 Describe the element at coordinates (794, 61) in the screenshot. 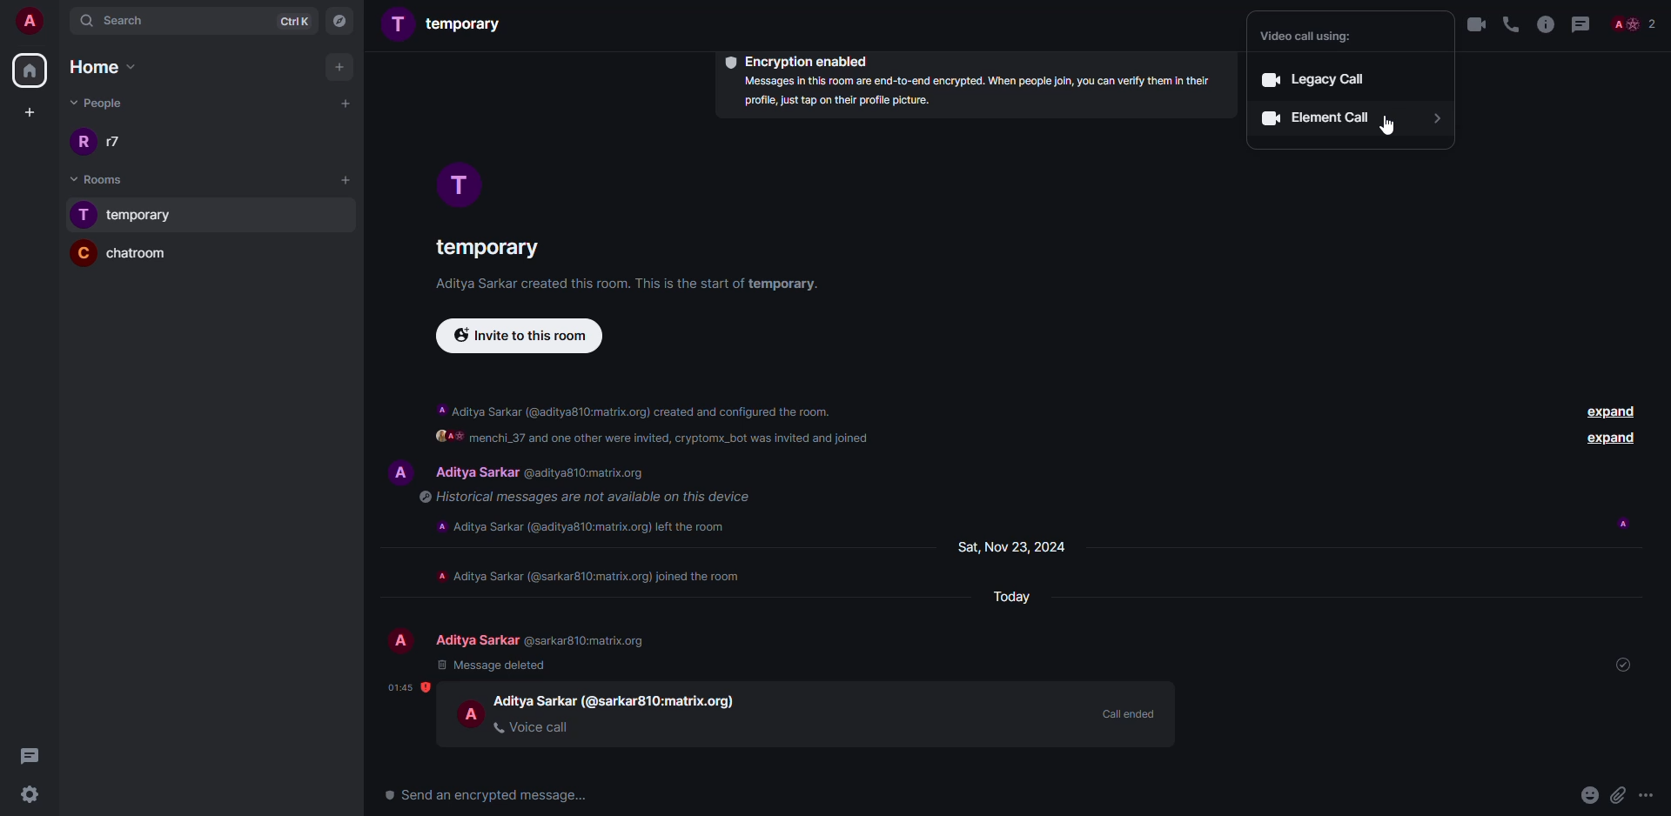

I see `encryption enabled` at that location.